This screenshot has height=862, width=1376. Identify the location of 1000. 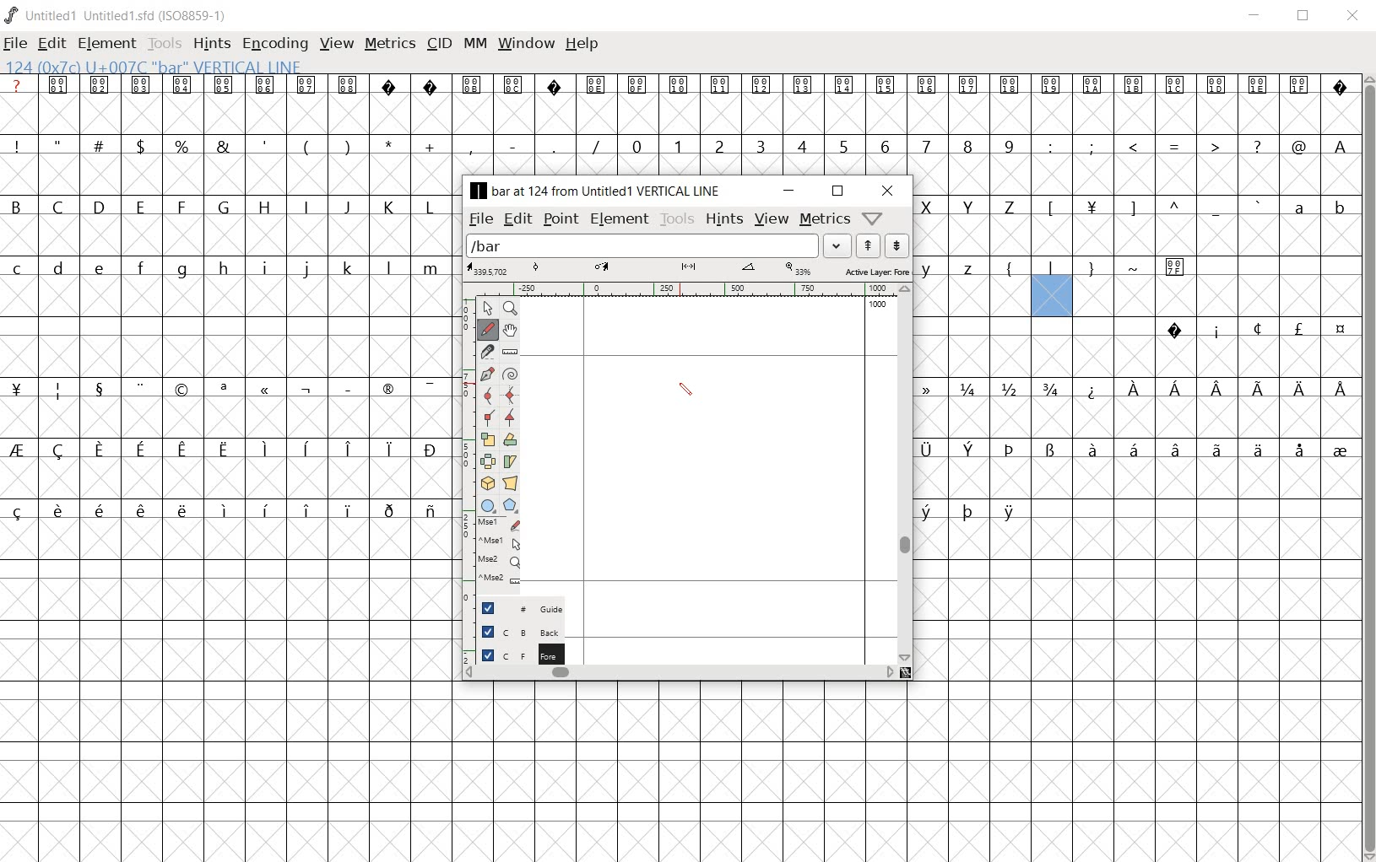
(879, 309).